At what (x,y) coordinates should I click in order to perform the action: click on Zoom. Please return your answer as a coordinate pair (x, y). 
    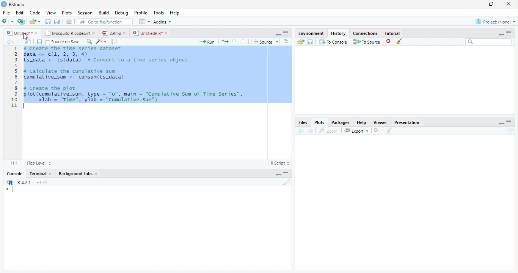
    Looking at the image, I should click on (90, 42).